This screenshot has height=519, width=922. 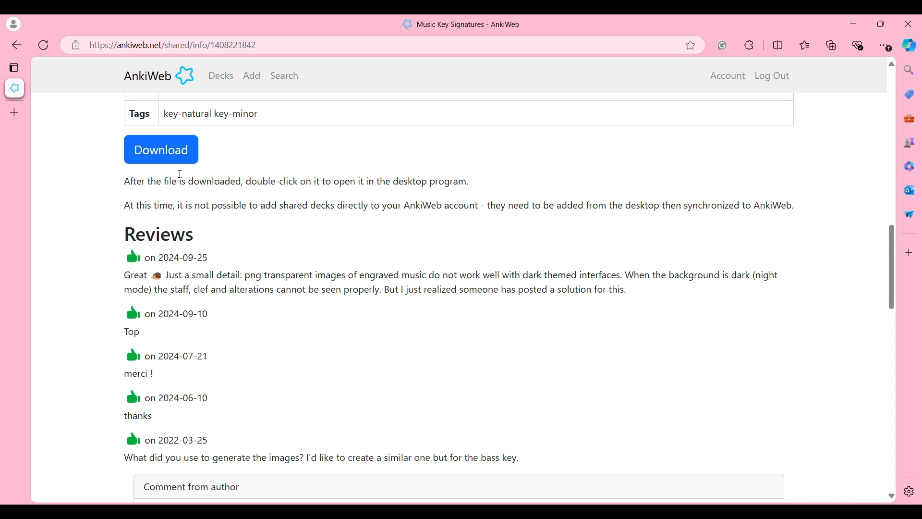 What do you see at coordinates (885, 45) in the screenshot?
I see `Browser settings` at bounding box center [885, 45].